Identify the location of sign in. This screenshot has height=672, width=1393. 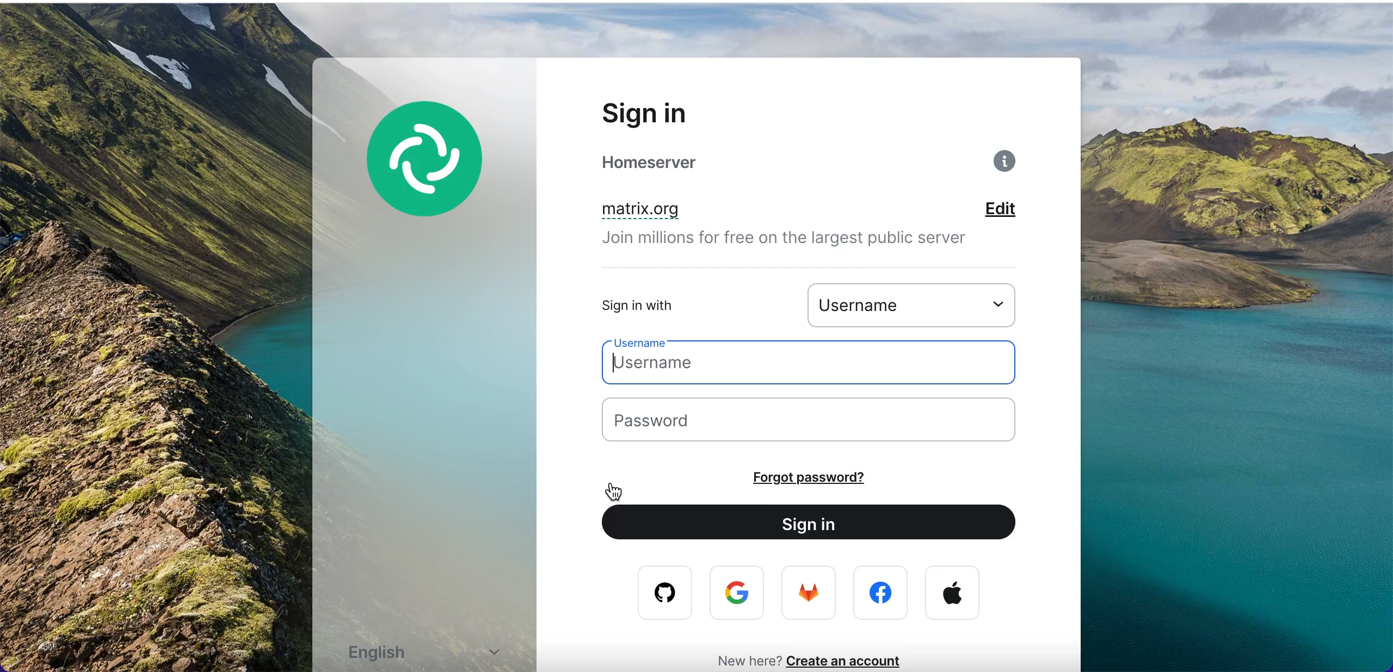
(673, 113).